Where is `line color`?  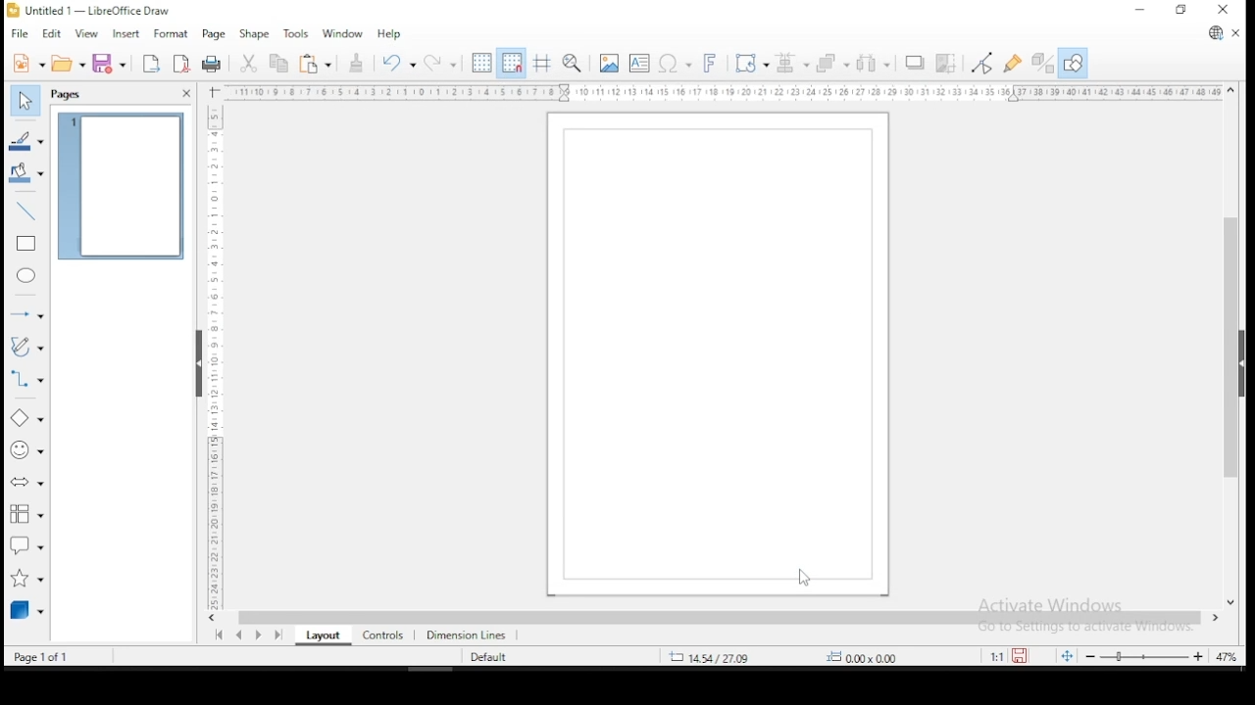
line color is located at coordinates (25, 139).